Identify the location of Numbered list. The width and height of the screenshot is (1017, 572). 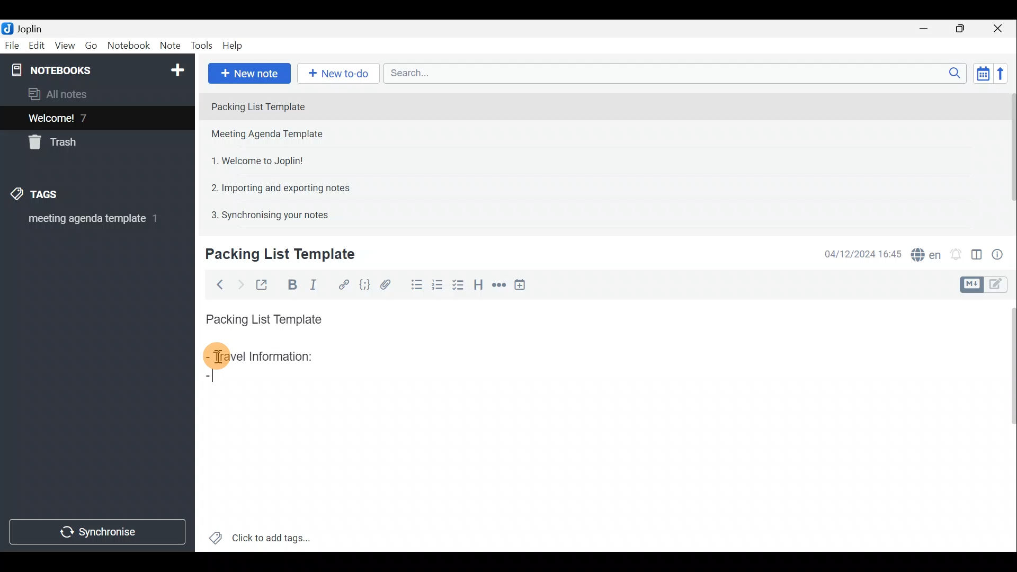
(440, 288).